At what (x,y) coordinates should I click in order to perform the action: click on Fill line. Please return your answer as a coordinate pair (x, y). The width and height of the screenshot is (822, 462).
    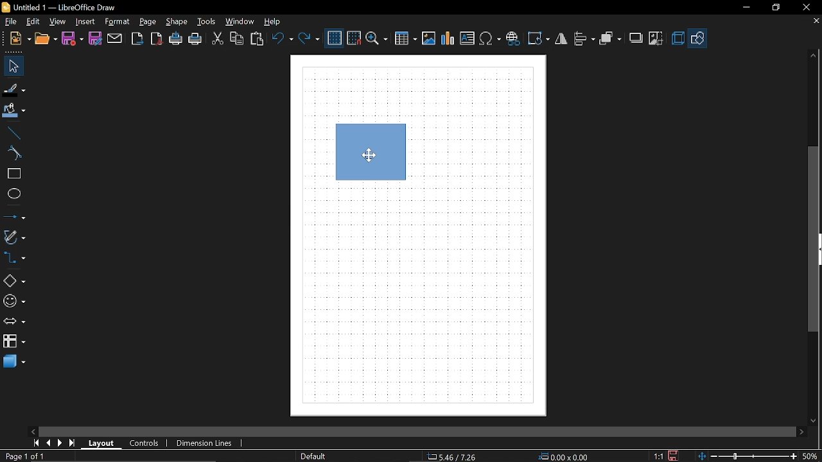
    Looking at the image, I should click on (15, 90).